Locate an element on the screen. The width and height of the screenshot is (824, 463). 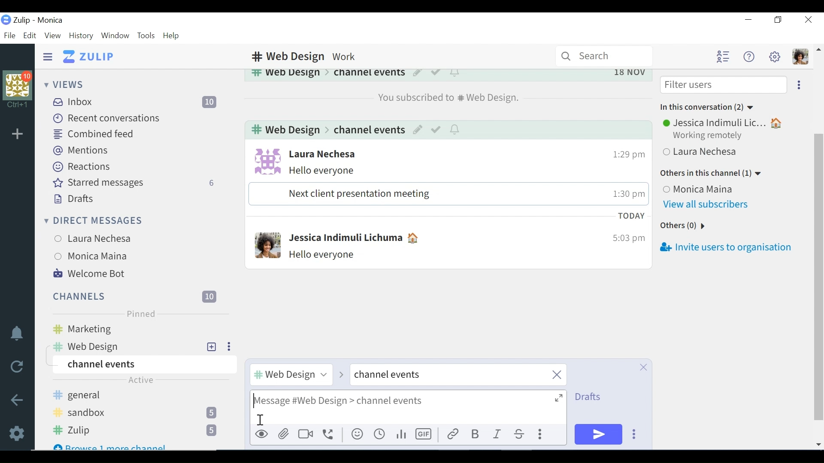
Time is located at coordinates (629, 239).